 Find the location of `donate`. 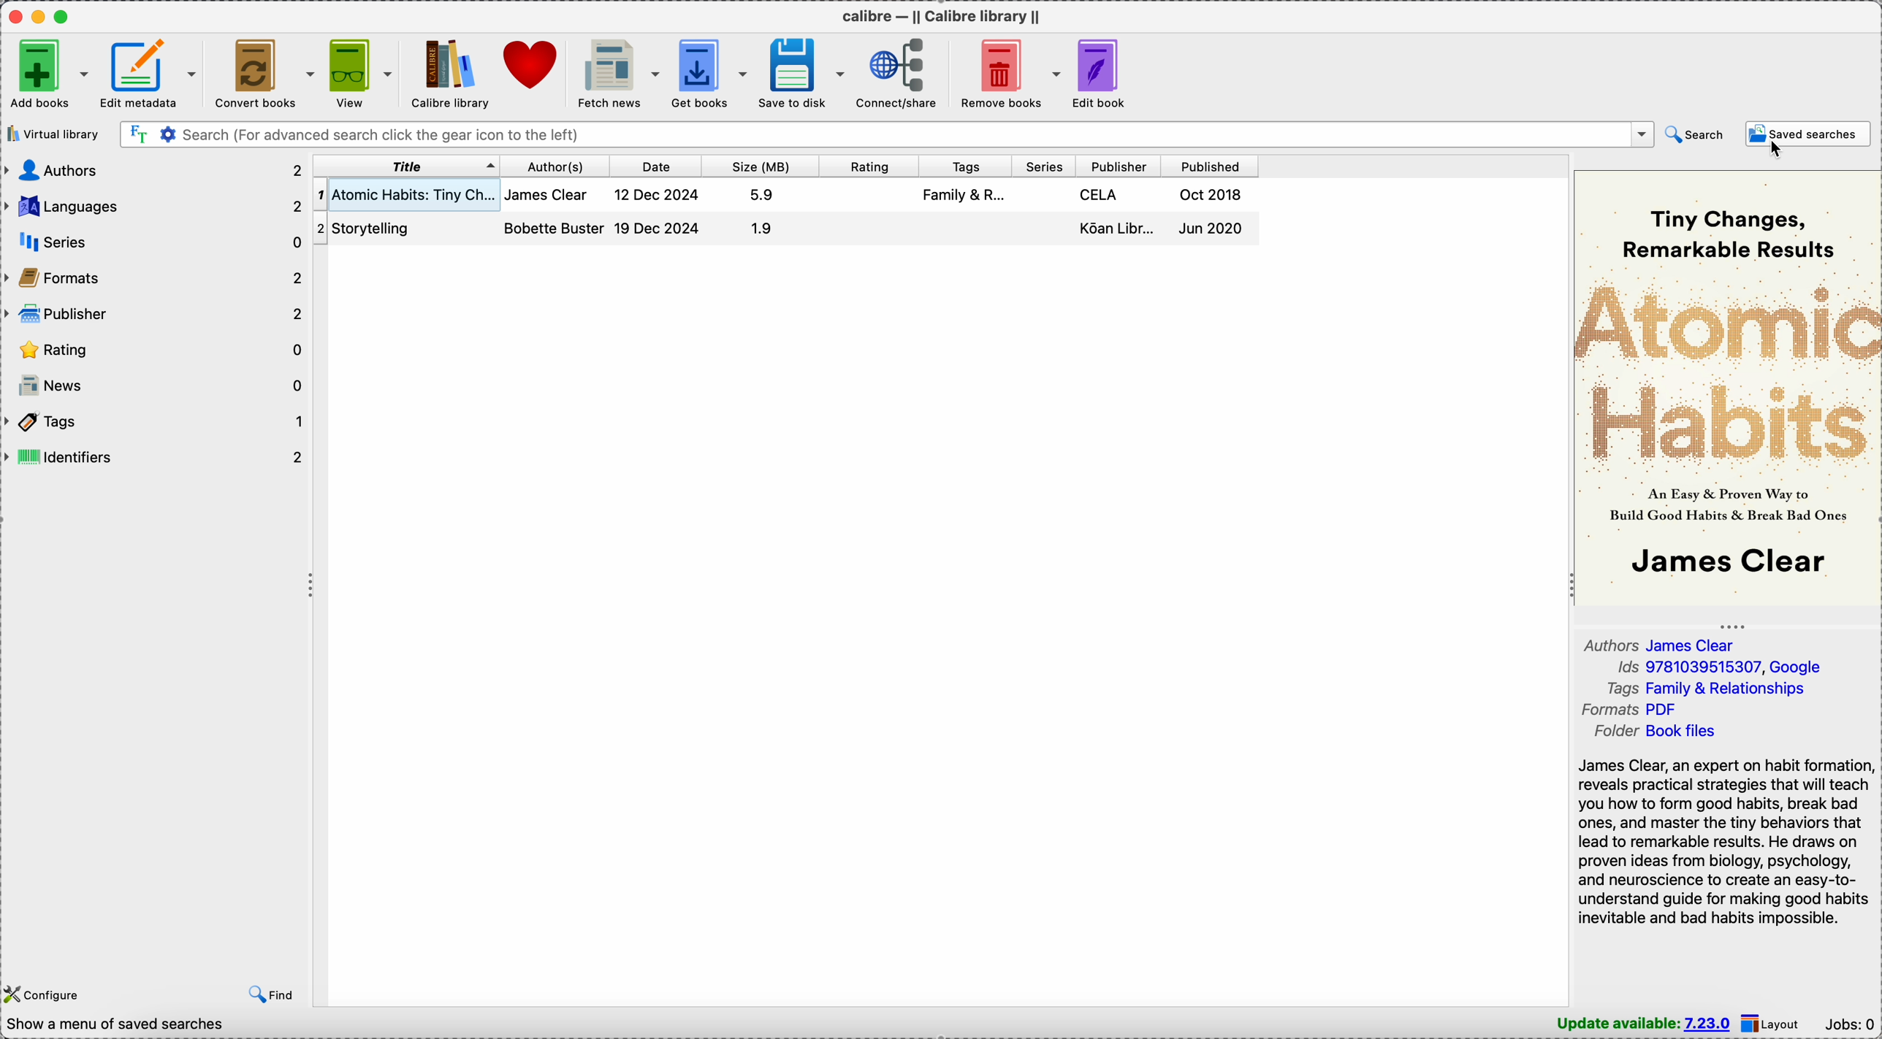

donate is located at coordinates (529, 62).